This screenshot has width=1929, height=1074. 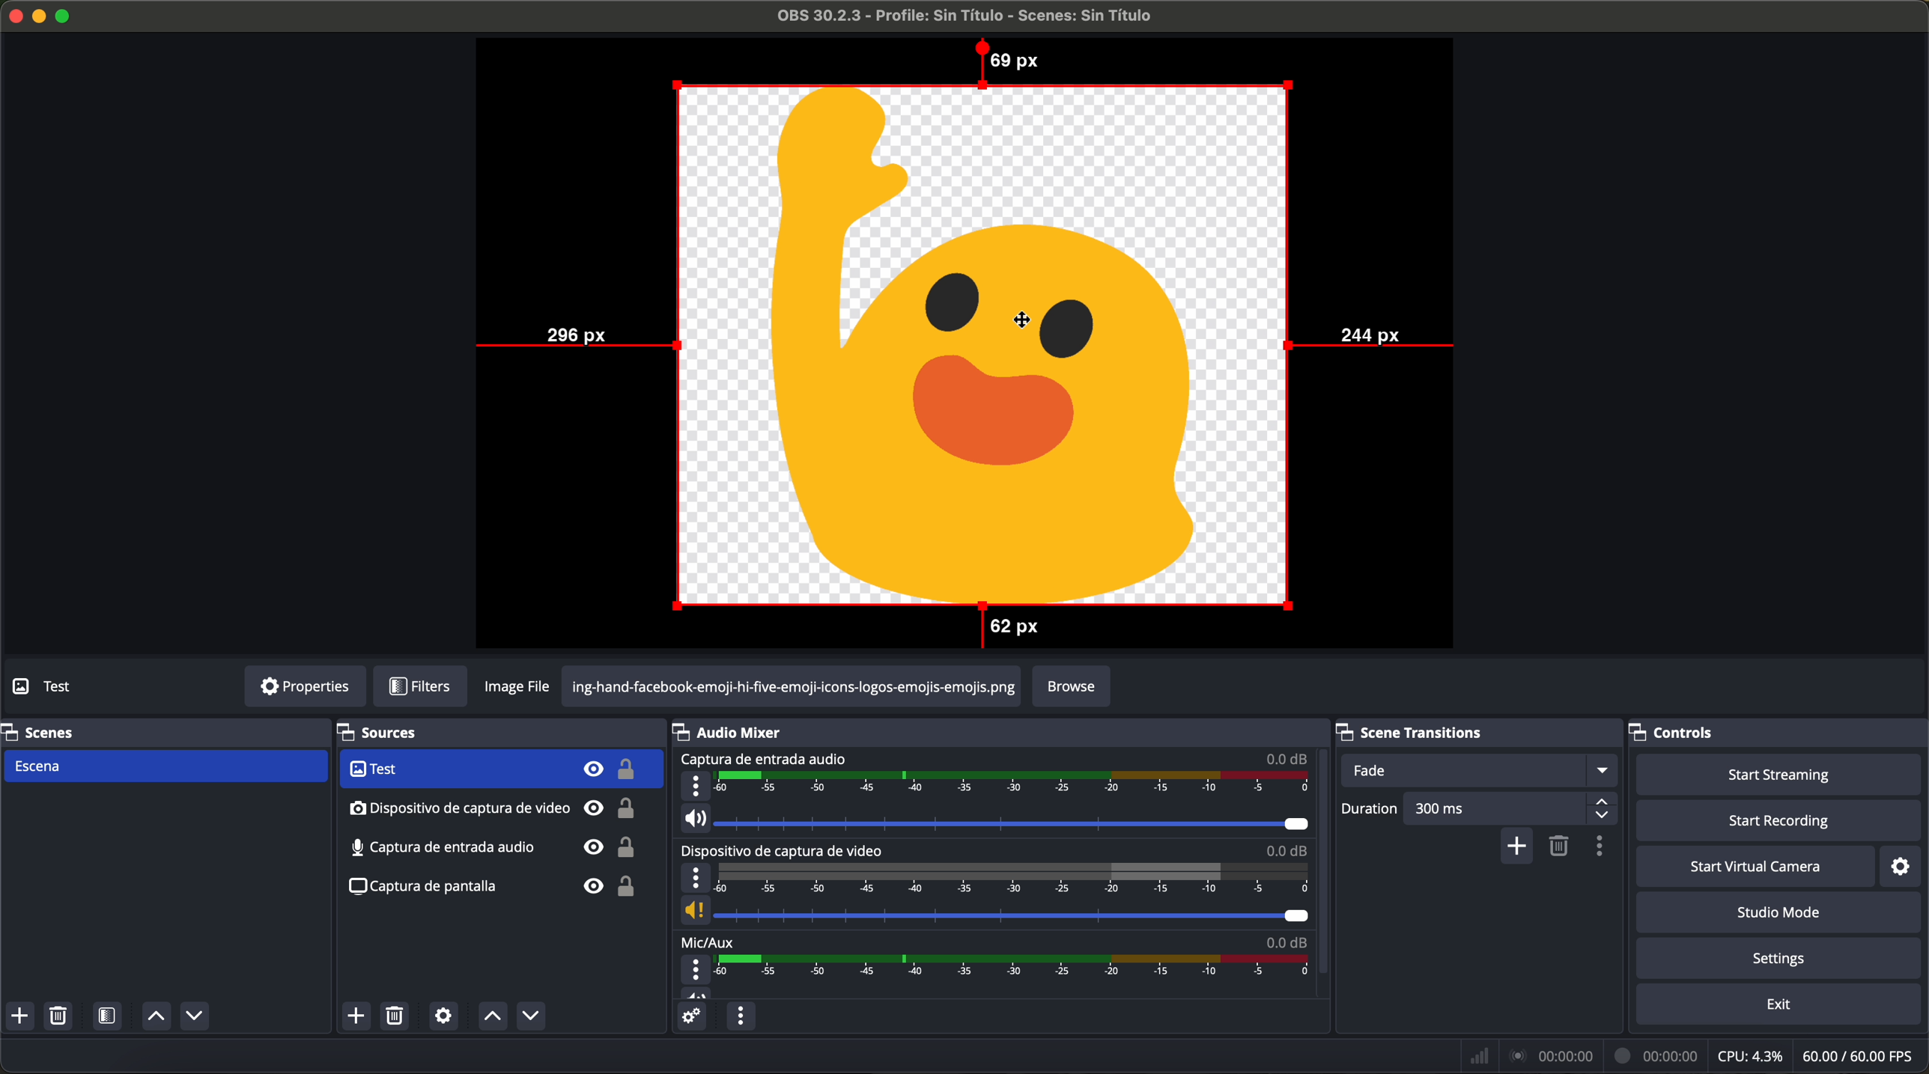 I want to click on add configurable transition, so click(x=1518, y=847).